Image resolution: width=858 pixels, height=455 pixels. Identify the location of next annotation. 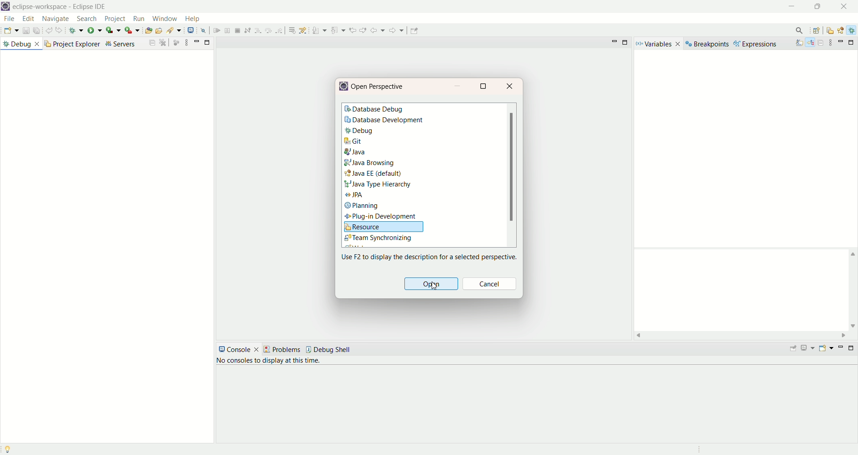
(383, 30).